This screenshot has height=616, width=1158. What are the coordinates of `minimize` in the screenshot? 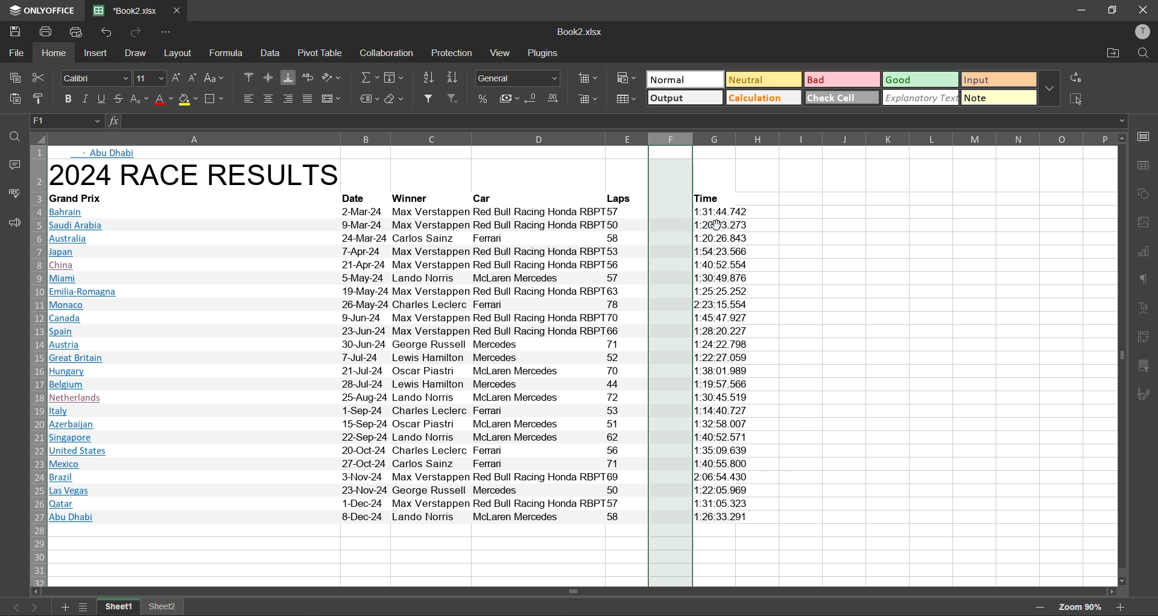 It's located at (1078, 10).